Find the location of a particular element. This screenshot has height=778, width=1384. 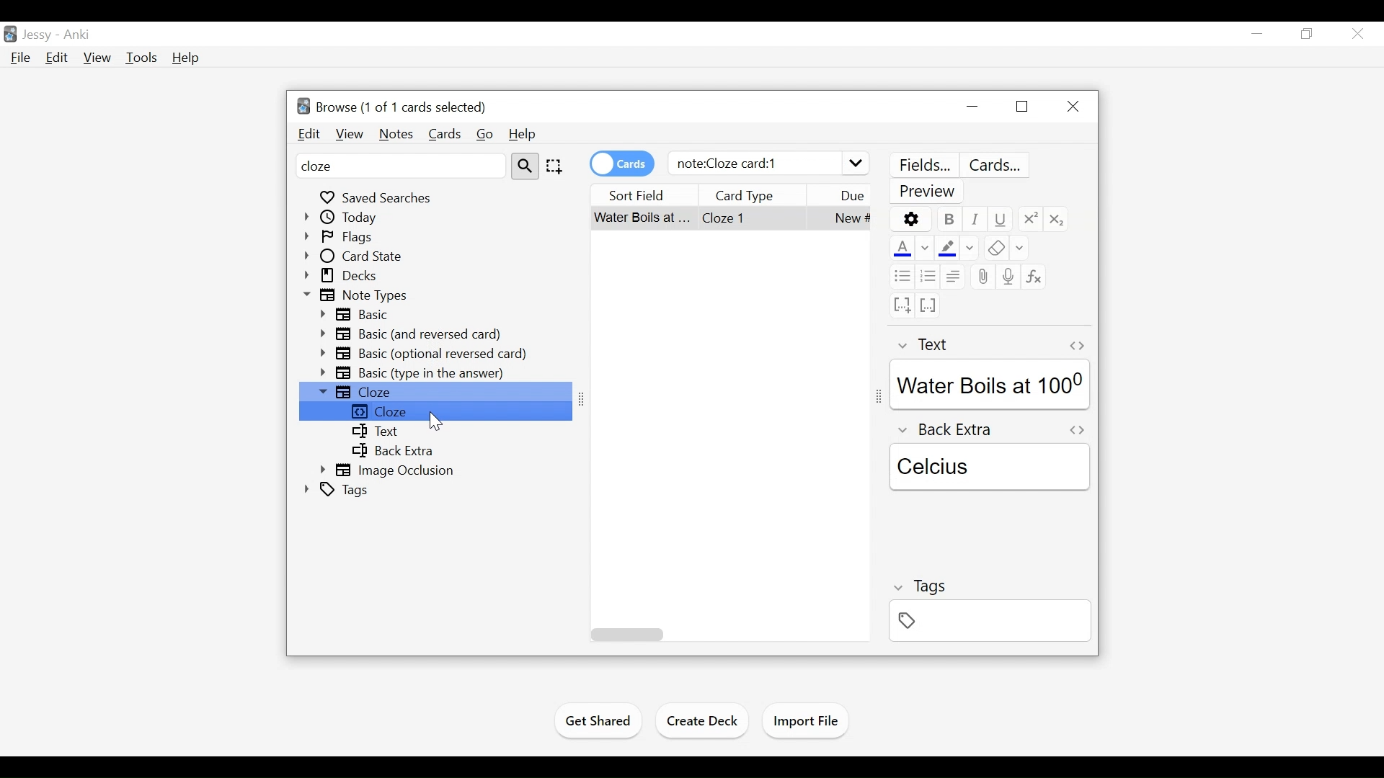

Card Type is located at coordinates (752, 218).